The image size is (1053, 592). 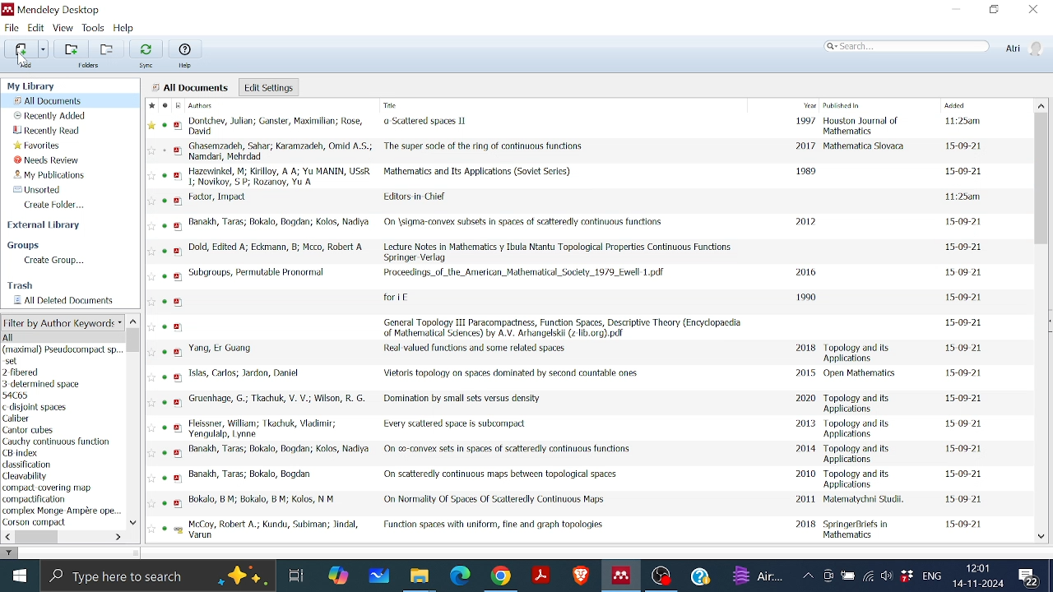 What do you see at coordinates (25, 373) in the screenshot?
I see `author` at bounding box center [25, 373].